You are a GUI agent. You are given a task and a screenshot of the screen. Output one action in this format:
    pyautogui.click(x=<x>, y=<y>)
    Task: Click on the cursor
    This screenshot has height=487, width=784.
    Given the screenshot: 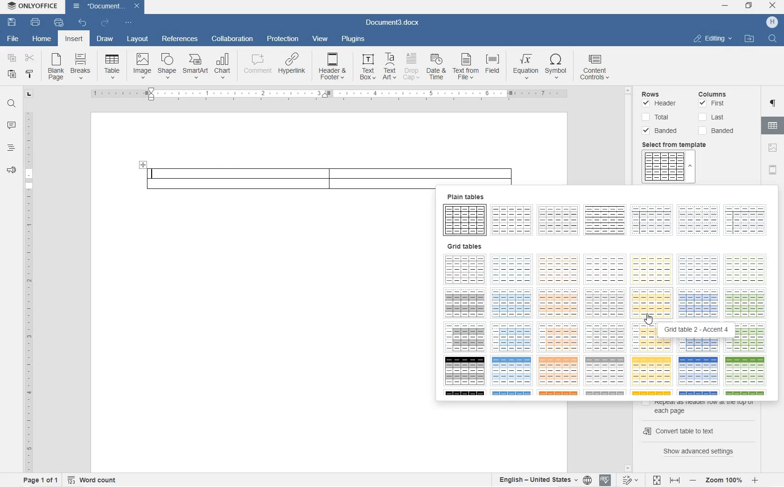 What is the action you would take?
    pyautogui.click(x=649, y=319)
    